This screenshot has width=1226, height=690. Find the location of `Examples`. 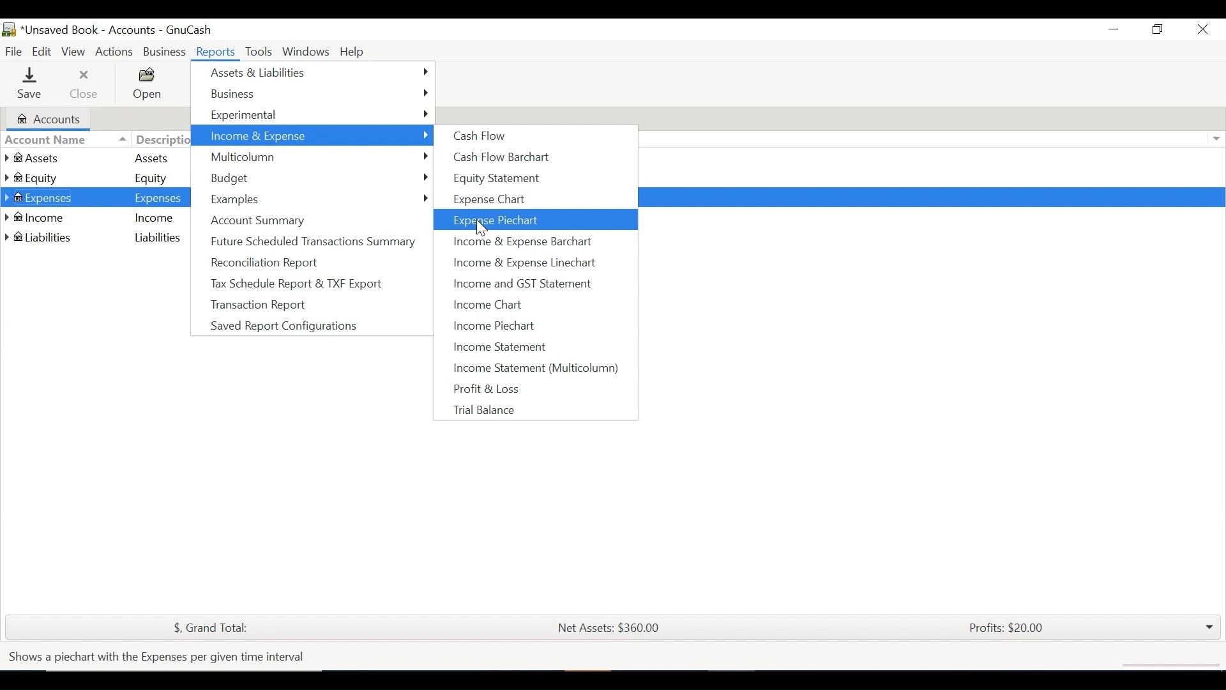

Examples is located at coordinates (314, 199).